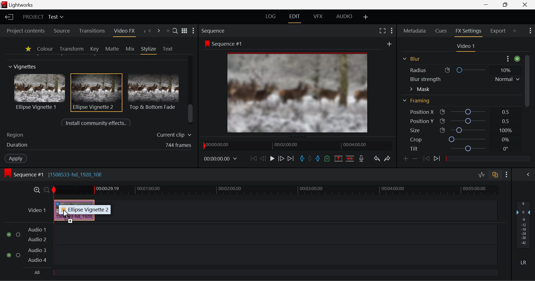  What do you see at coordinates (318, 17) in the screenshot?
I see `VFX Layout` at bounding box center [318, 17].